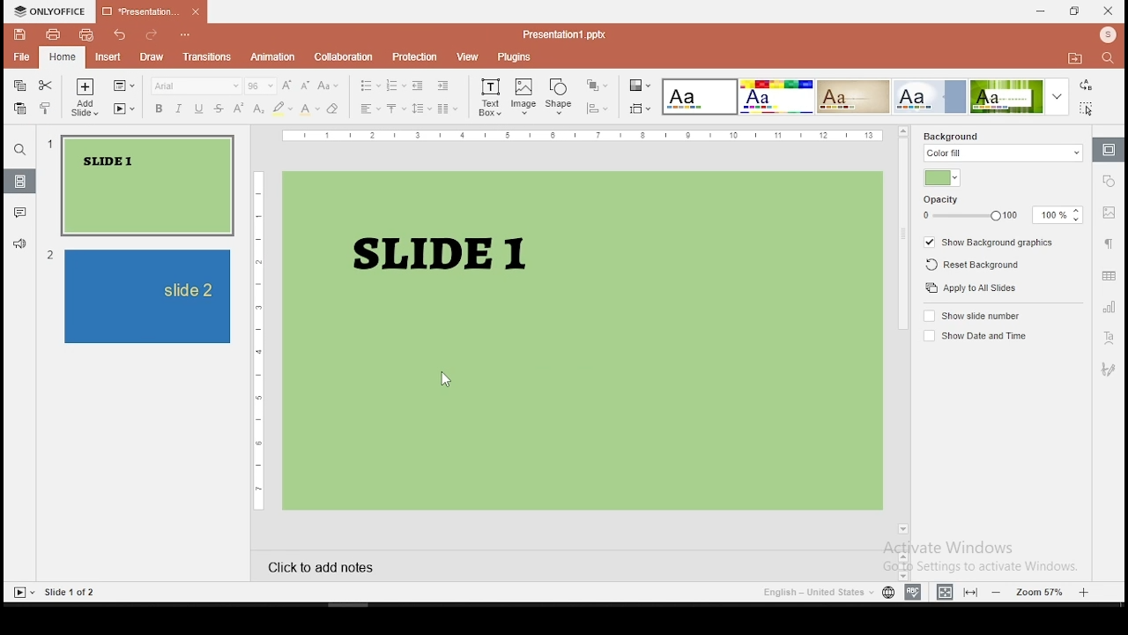  Describe the element at coordinates (973, 265) in the screenshot. I see `reset background` at that location.